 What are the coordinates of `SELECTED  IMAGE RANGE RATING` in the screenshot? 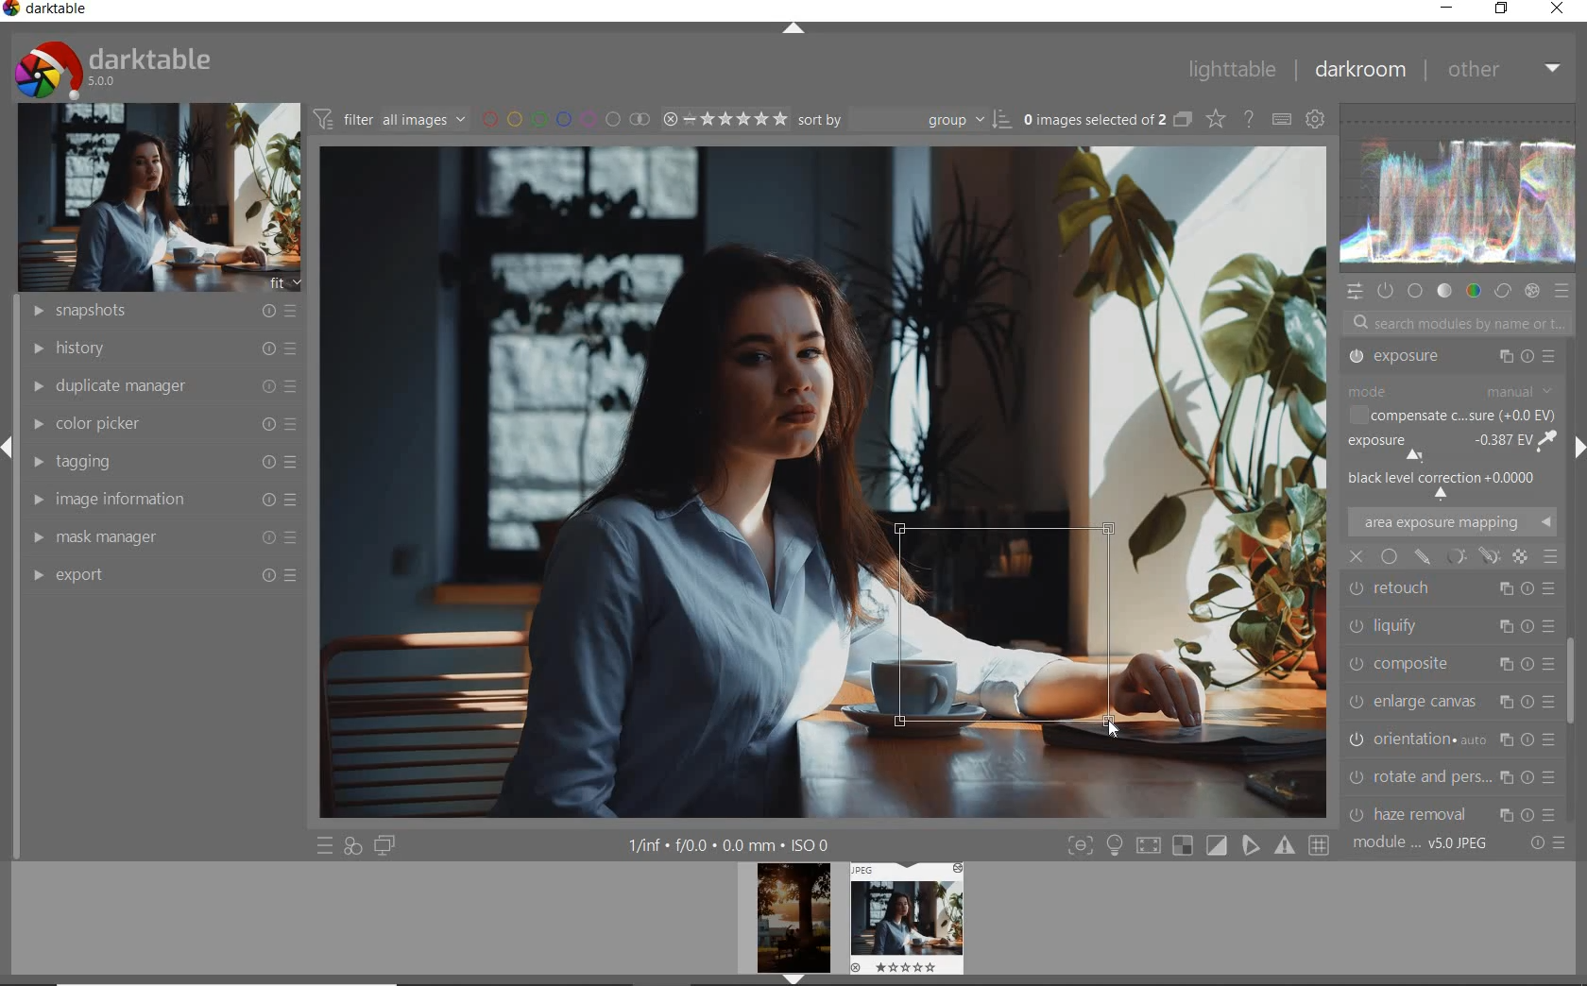 It's located at (724, 119).